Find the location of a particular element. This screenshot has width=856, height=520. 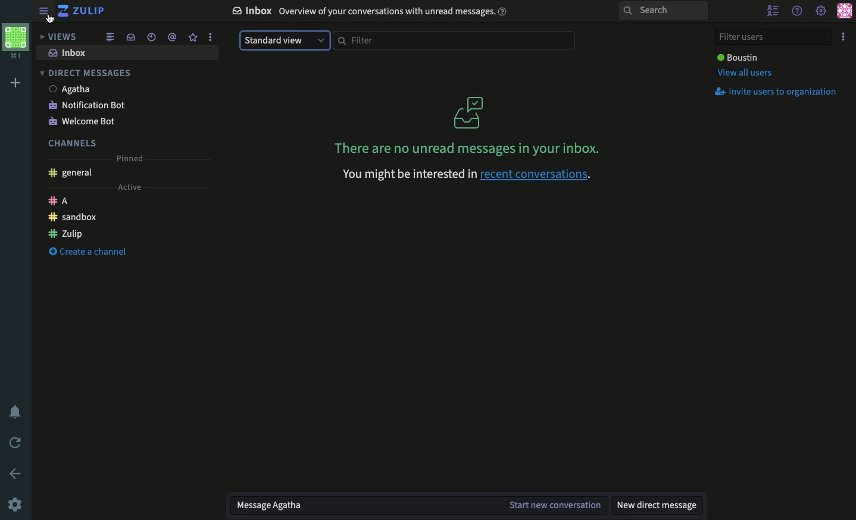

Create a channel is located at coordinates (90, 251).